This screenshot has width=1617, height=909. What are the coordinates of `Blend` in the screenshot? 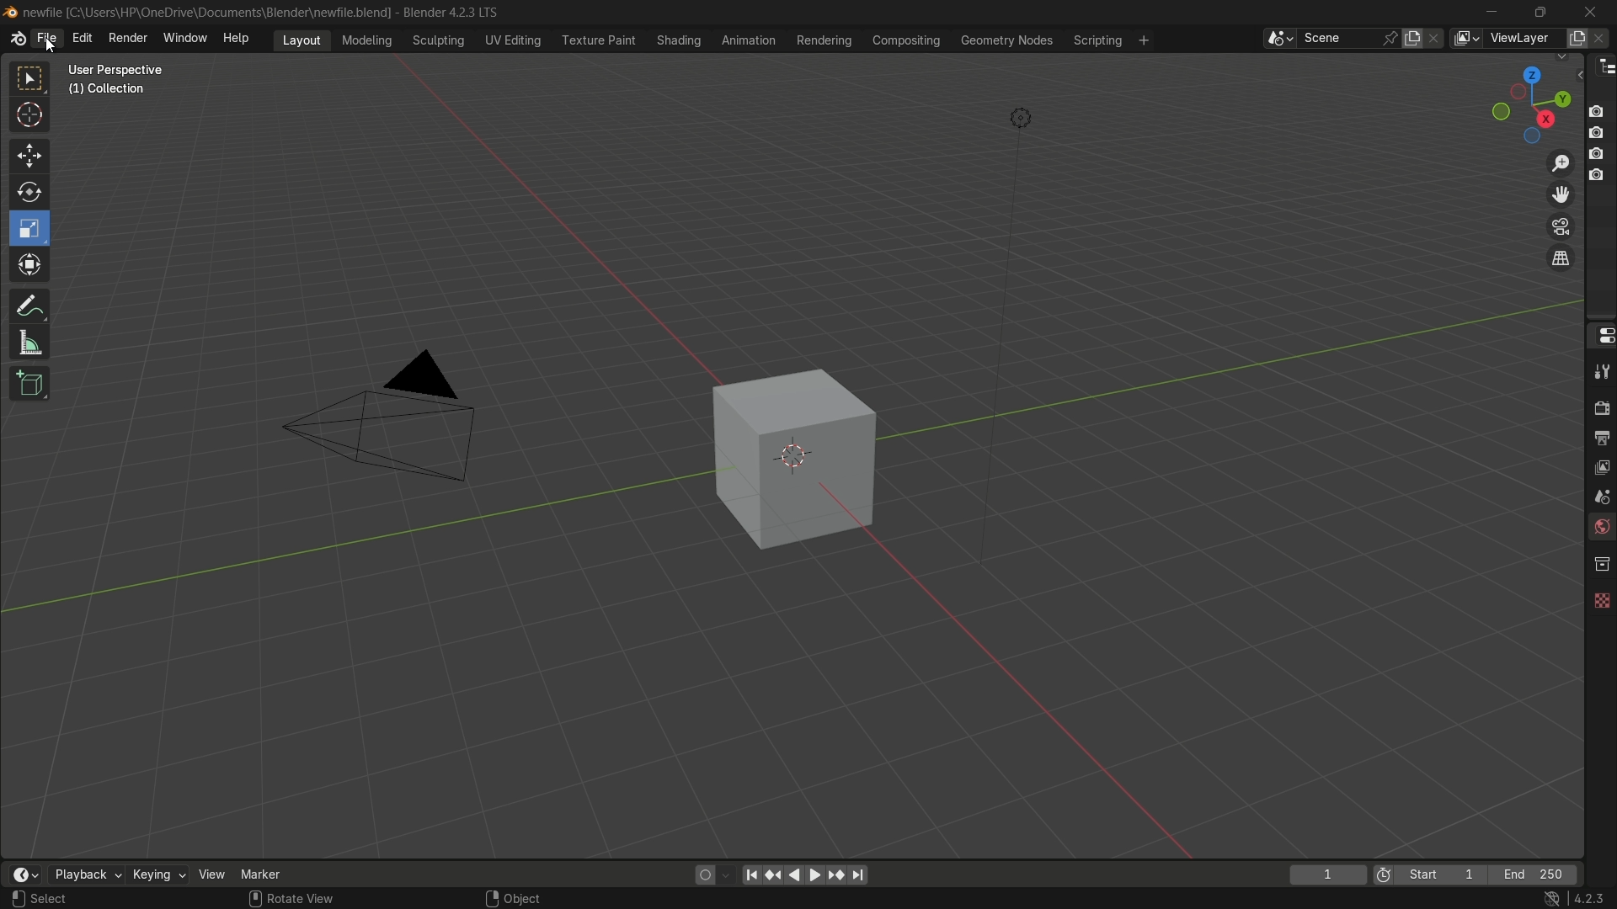 It's located at (10, 11).